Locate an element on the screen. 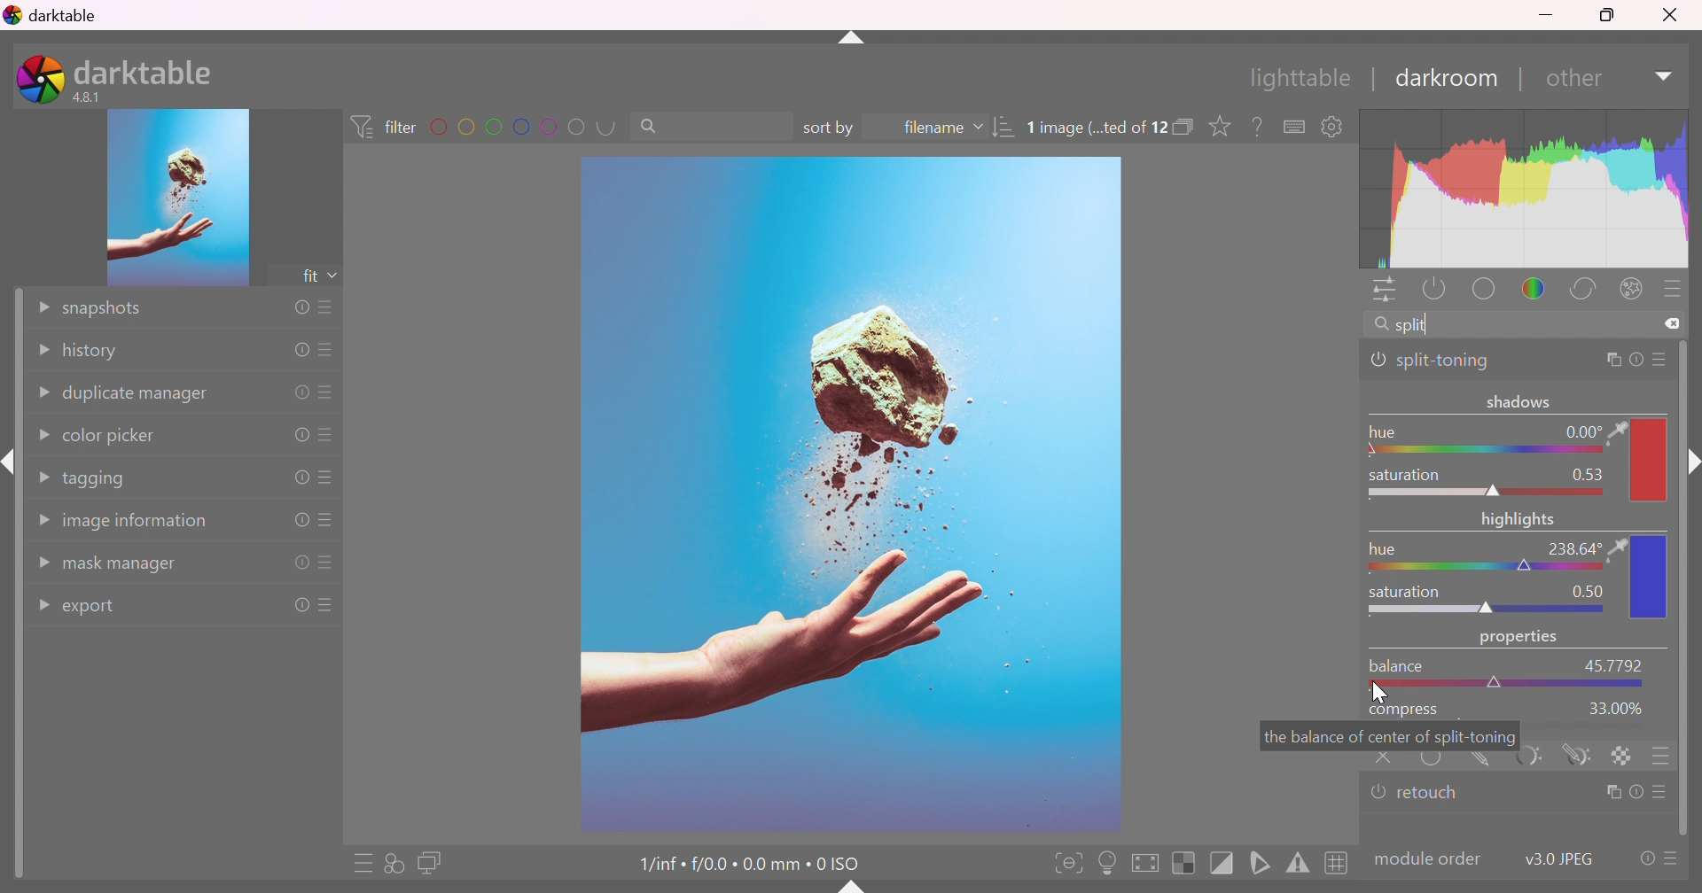 This screenshot has height=893, width=1702. 'split-toning' is switched on is located at coordinates (1377, 361).